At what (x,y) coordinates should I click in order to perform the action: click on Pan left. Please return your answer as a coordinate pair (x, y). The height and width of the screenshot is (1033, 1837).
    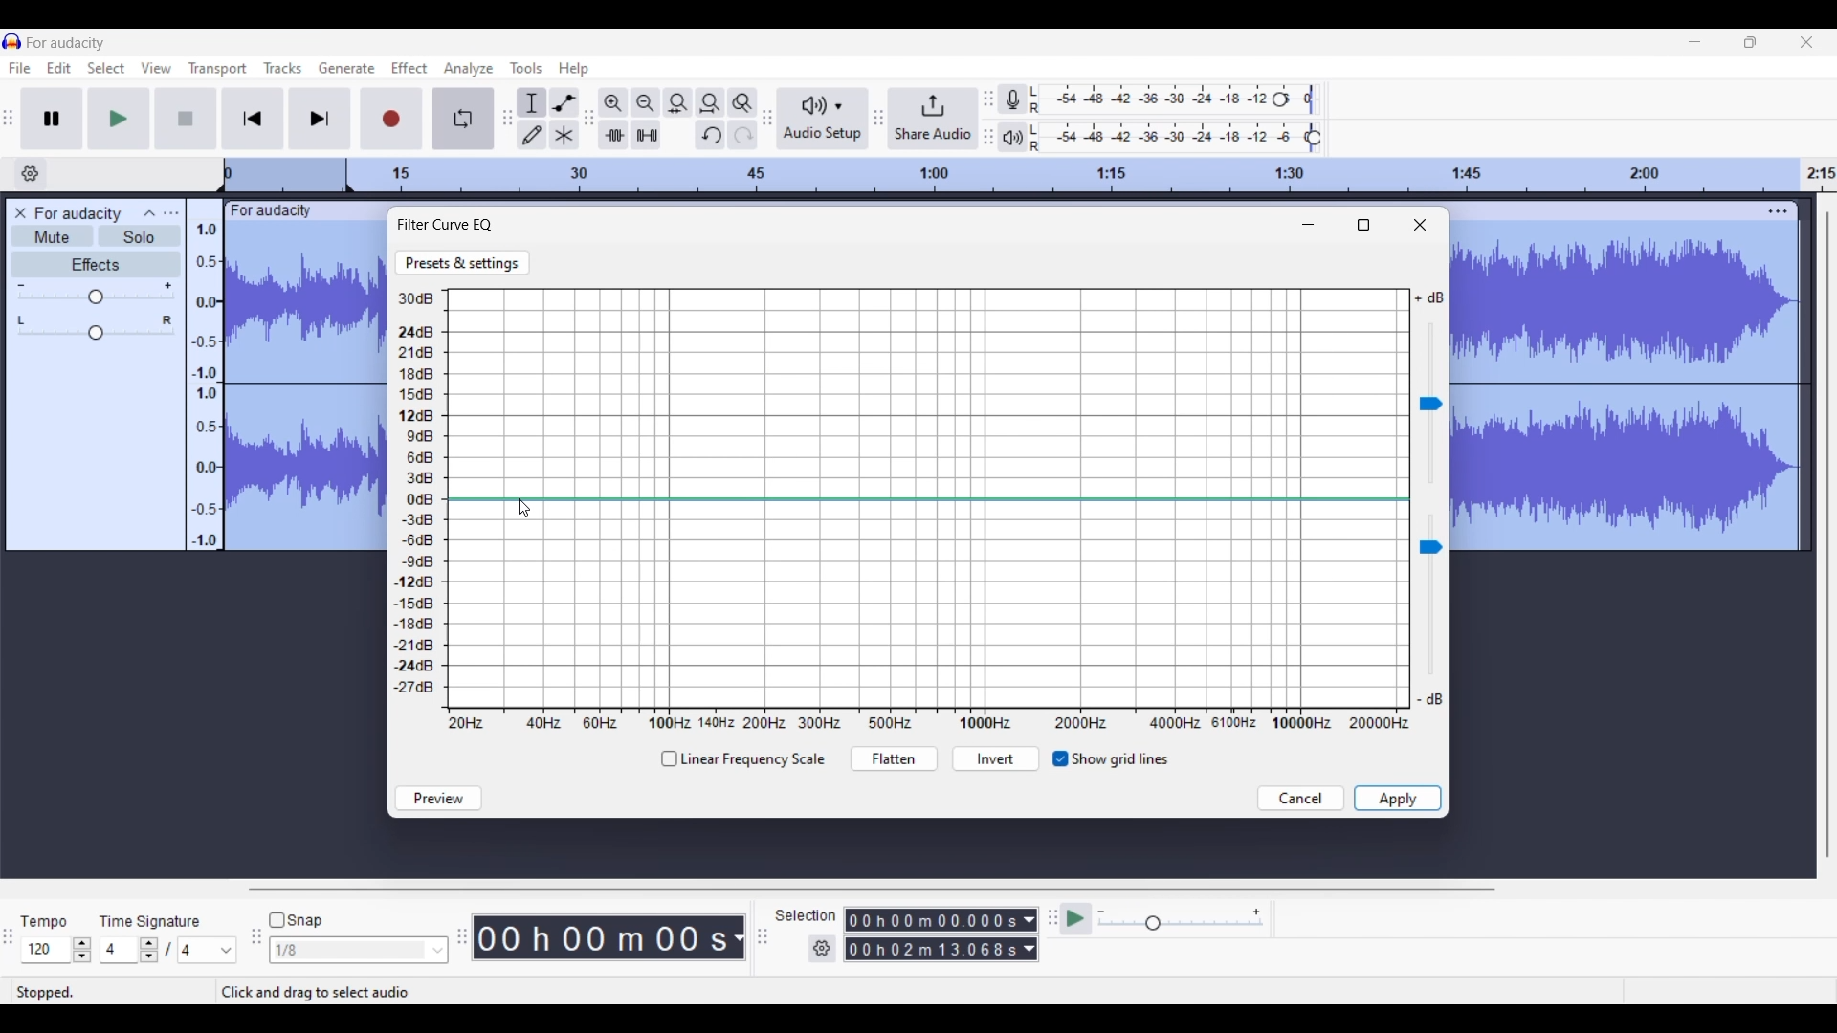
    Looking at the image, I should click on (21, 320).